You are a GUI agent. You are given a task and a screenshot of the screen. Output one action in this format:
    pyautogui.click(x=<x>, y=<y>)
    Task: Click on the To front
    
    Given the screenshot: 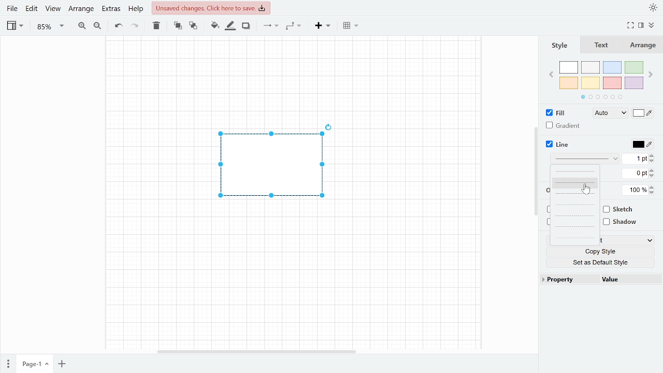 What is the action you would take?
    pyautogui.click(x=178, y=26)
    